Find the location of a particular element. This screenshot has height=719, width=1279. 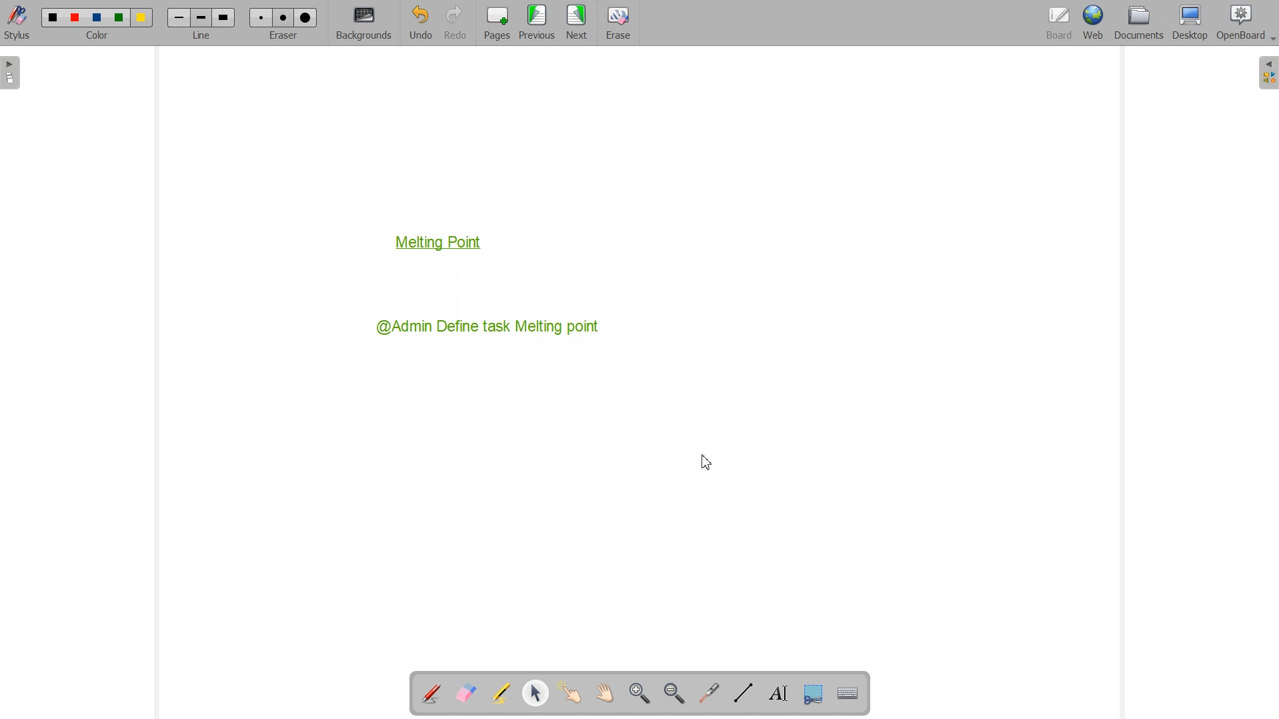

Next is located at coordinates (577, 23).